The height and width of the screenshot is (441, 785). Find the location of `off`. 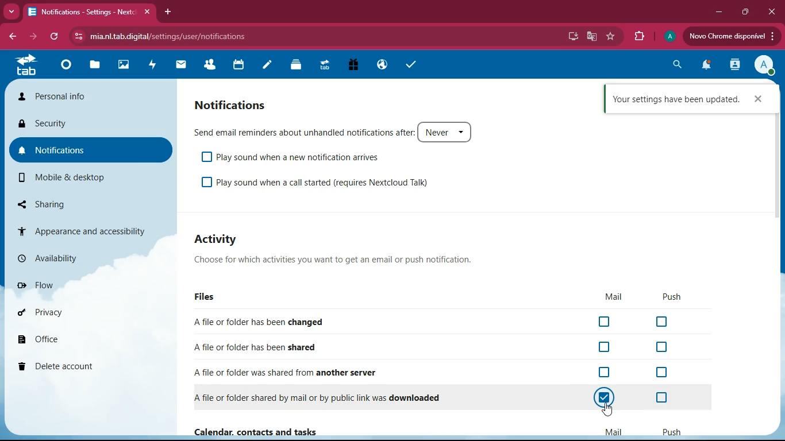

off is located at coordinates (605, 322).